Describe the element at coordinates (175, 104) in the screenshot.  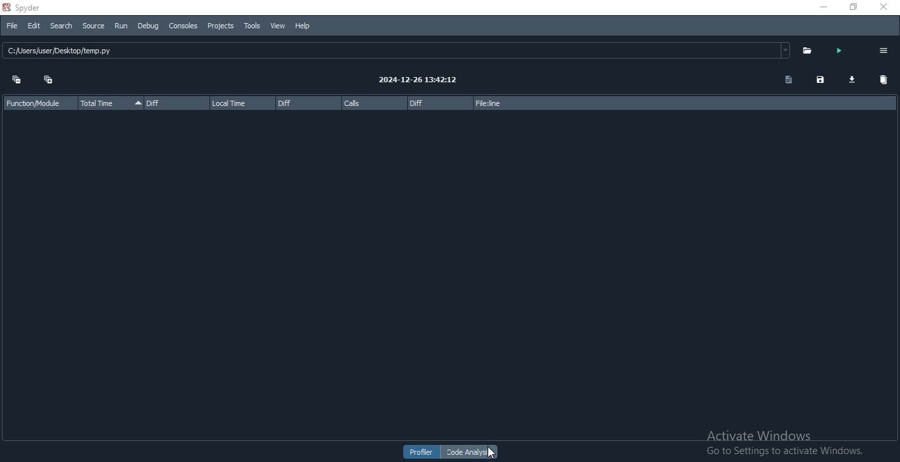
I see `diff` at that location.